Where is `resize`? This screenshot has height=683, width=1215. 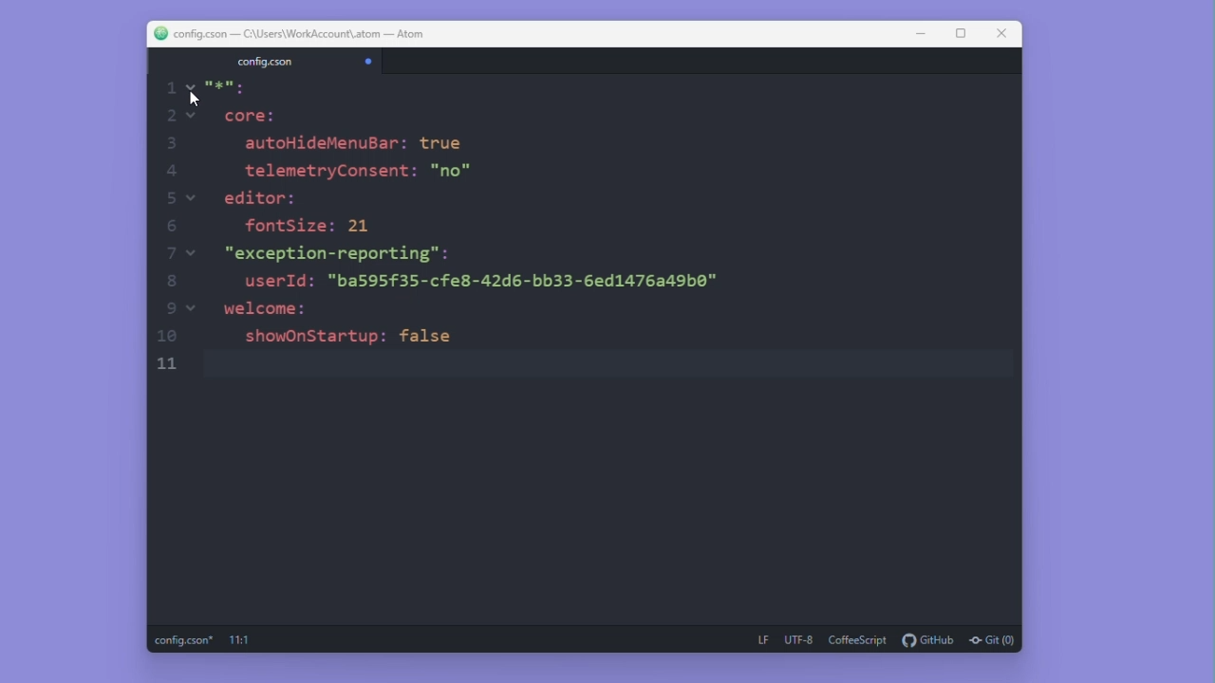
resize is located at coordinates (961, 36).